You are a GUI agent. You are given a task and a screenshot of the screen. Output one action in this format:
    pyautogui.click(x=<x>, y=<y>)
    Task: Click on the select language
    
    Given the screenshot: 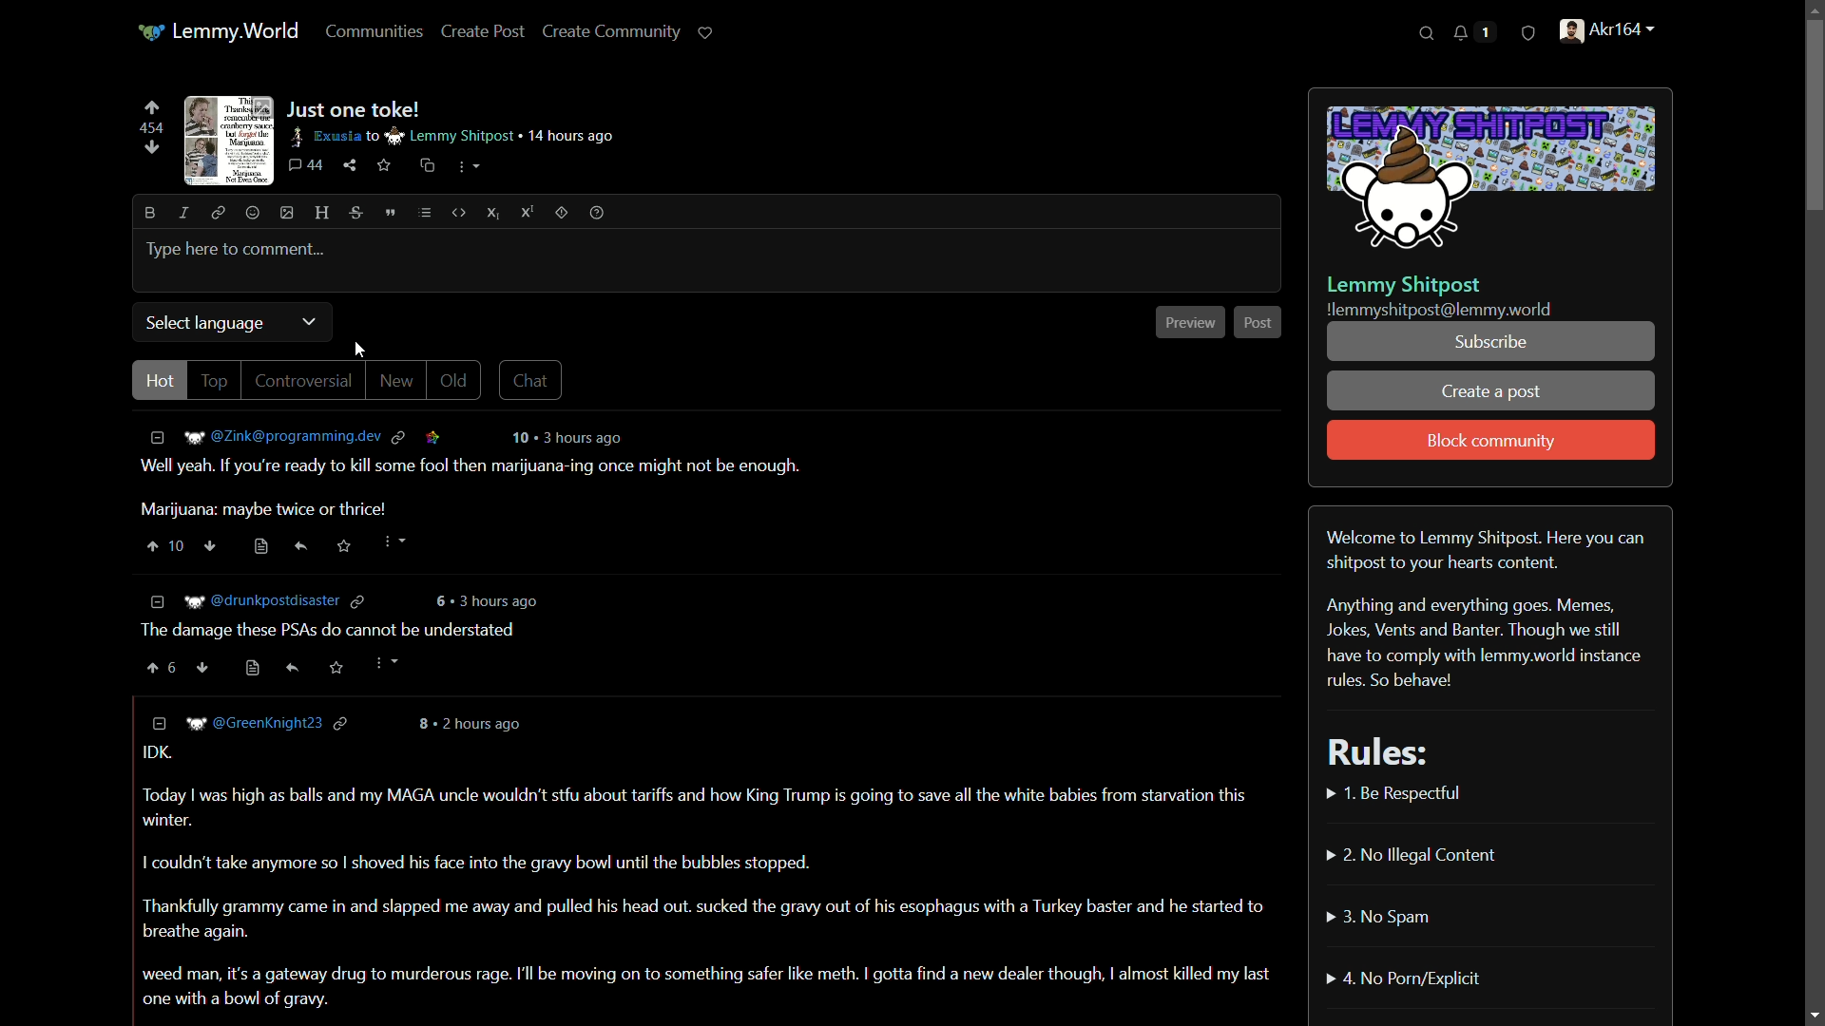 What is the action you would take?
    pyautogui.click(x=230, y=322)
    